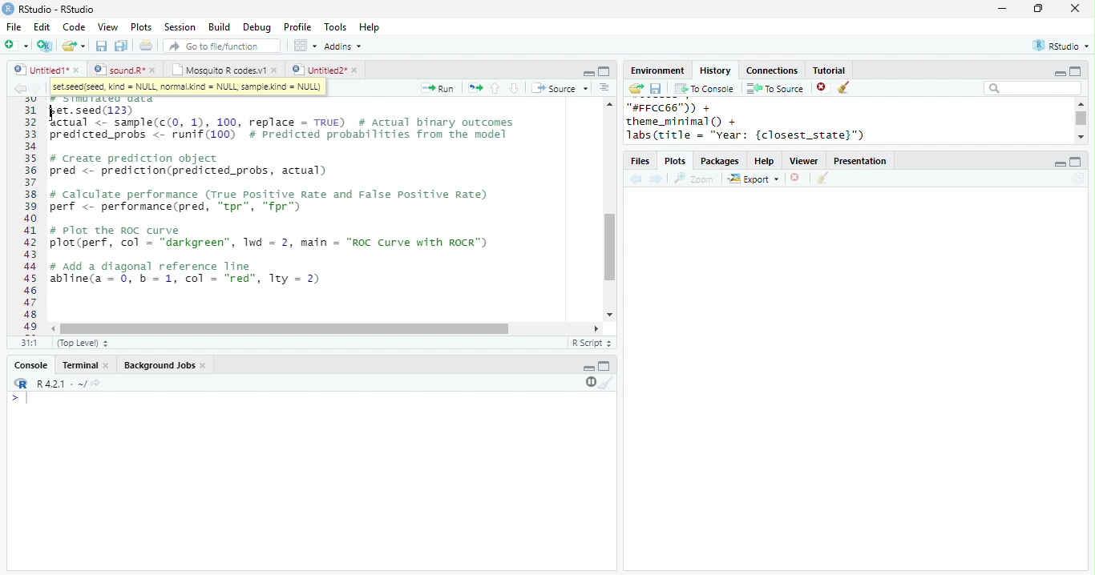 The width and height of the screenshot is (1095, 575). I want to click on simulated data set.seed(123) actual <- sample(c(0, 1), 100, replace = TRUE) # Actual binary outcomespredicted probs < runif(100) # Predicted probabilities from the model, so click(285, 119).